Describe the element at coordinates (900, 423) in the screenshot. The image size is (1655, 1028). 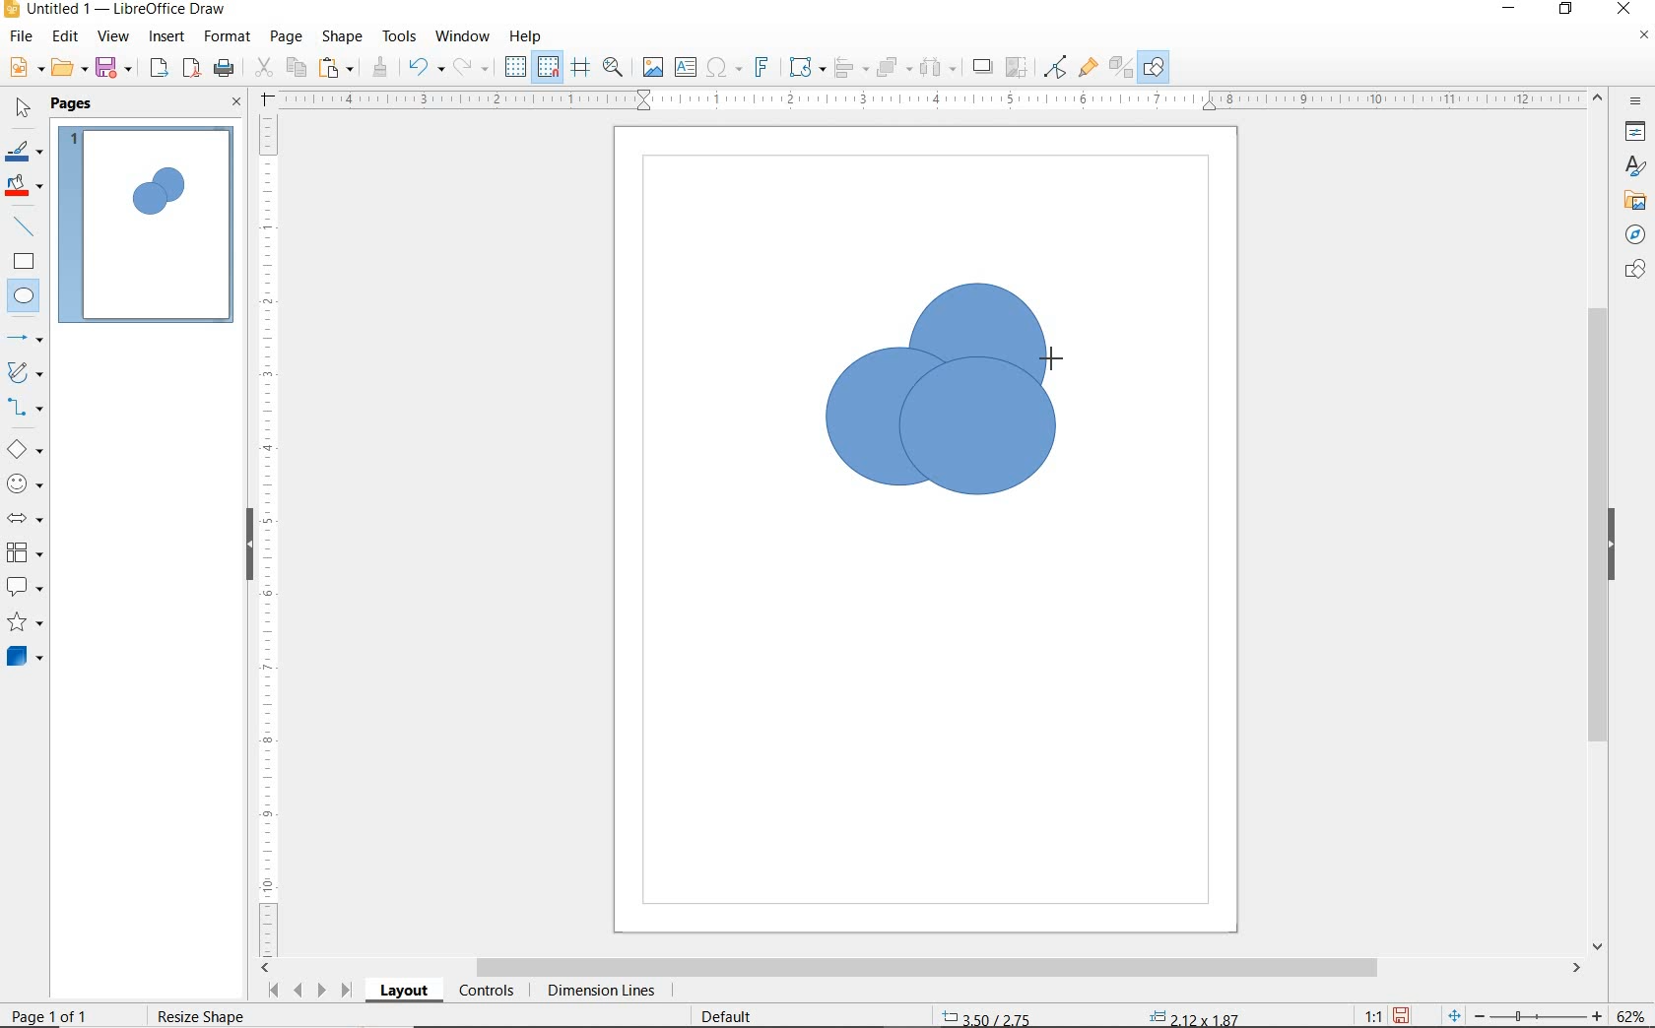
I see `DRAWN SECOND CIRCLE` at that location.